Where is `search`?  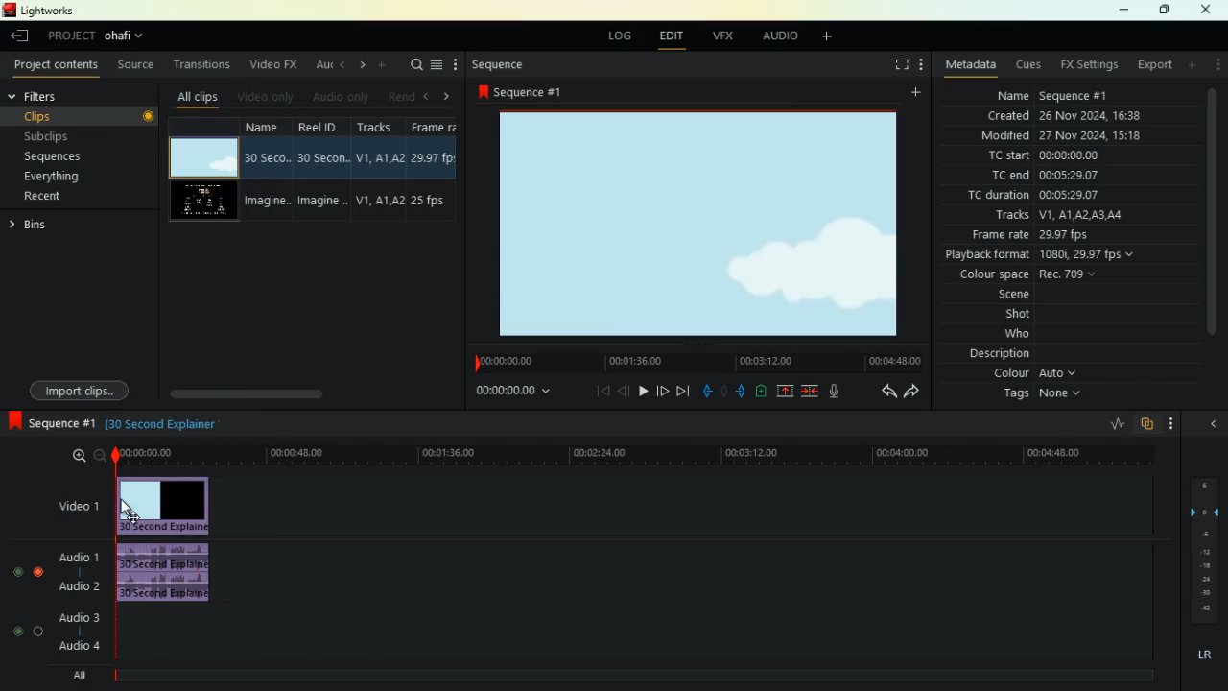 search is located at coordinates (413, 66).